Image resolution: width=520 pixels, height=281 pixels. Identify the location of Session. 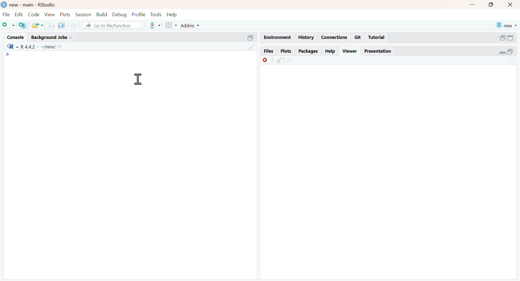
(83, 15).